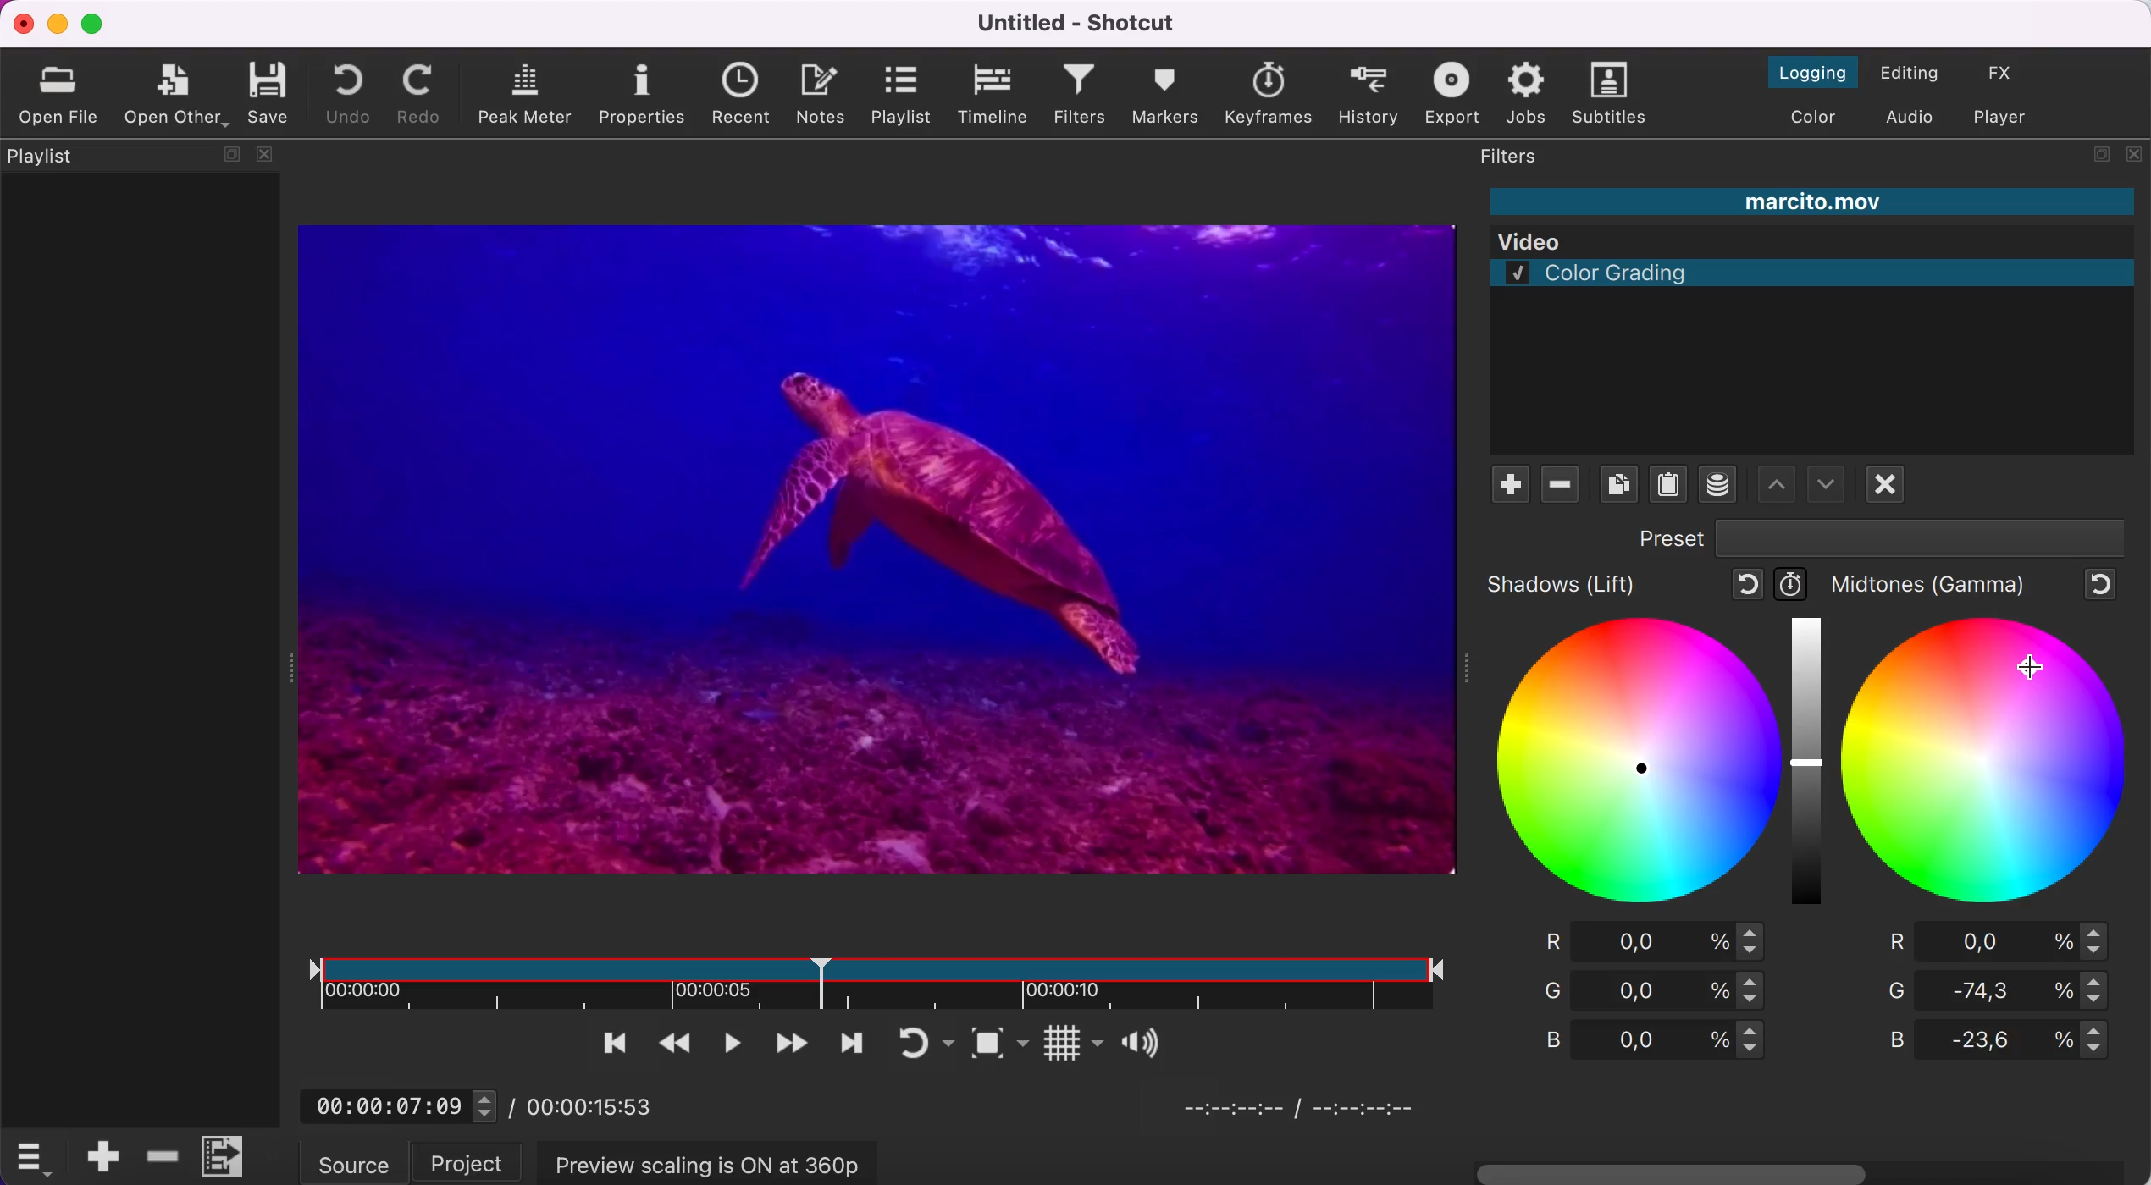  What do you see at coordinates (55, 93) in the screenshot?
I see `open file` at bounding box center [55, 93].